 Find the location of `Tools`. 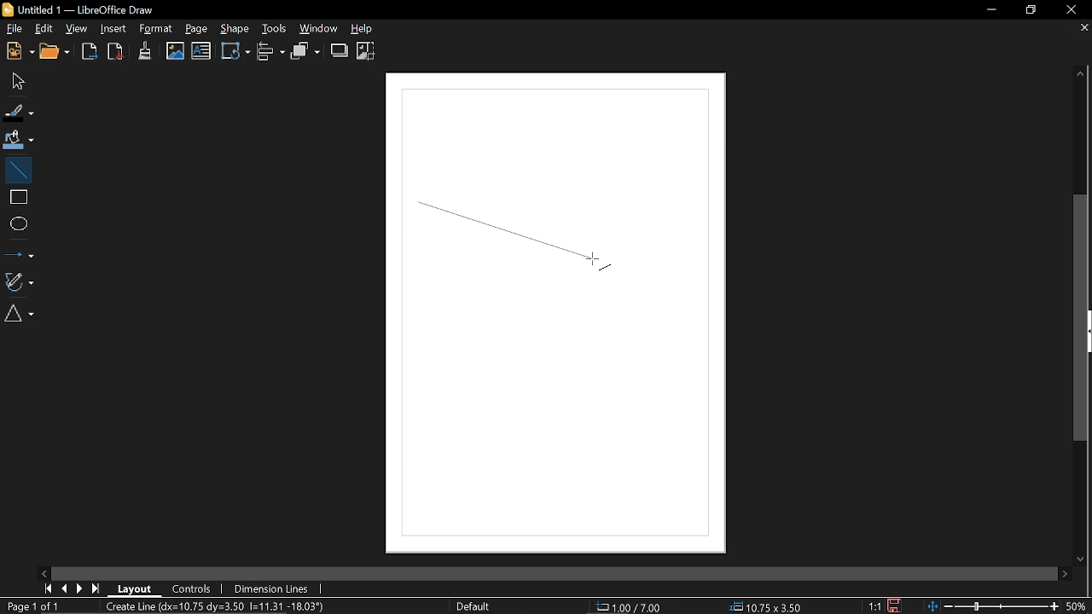

Tools is located at coordinates (274, 29).